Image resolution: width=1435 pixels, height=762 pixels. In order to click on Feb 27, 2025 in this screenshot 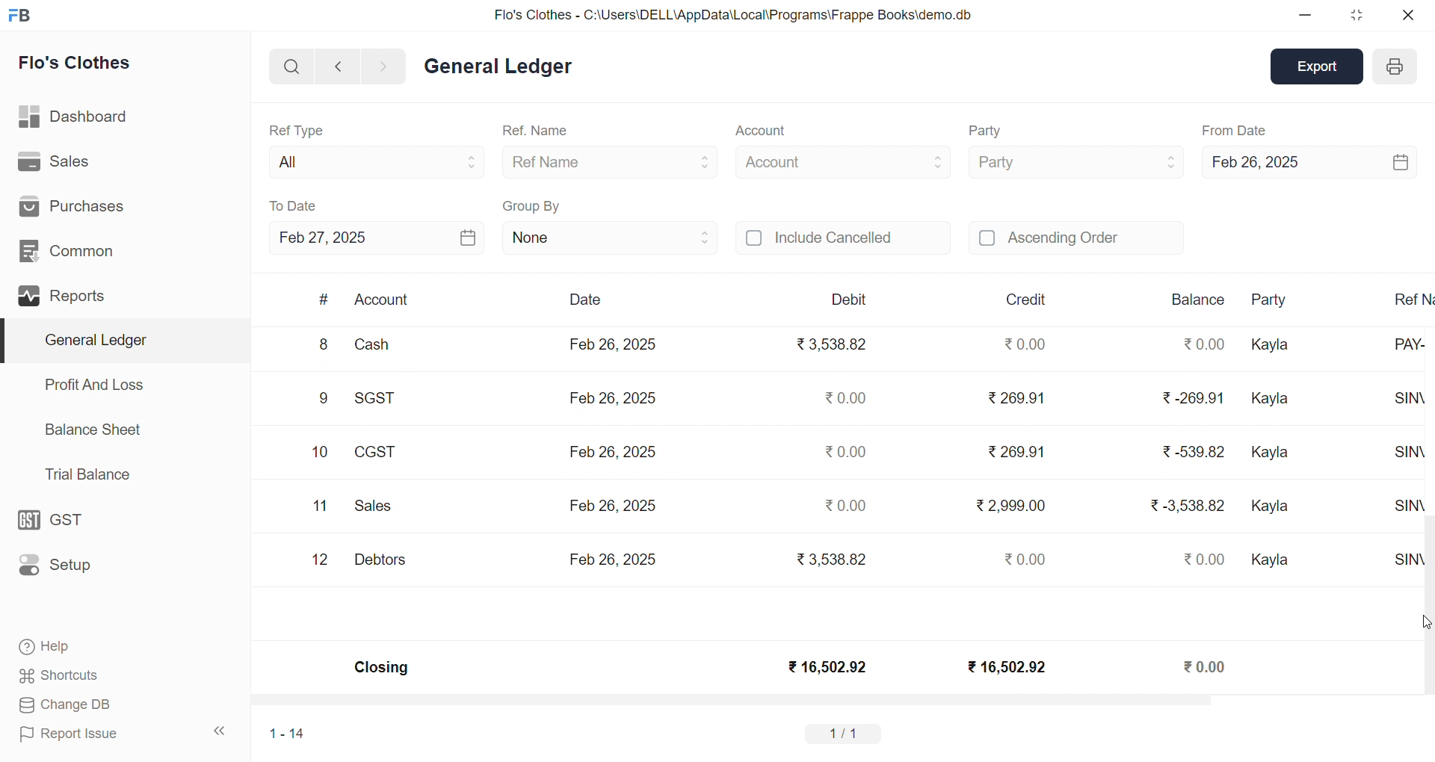, I will do `click(377, 238)`.